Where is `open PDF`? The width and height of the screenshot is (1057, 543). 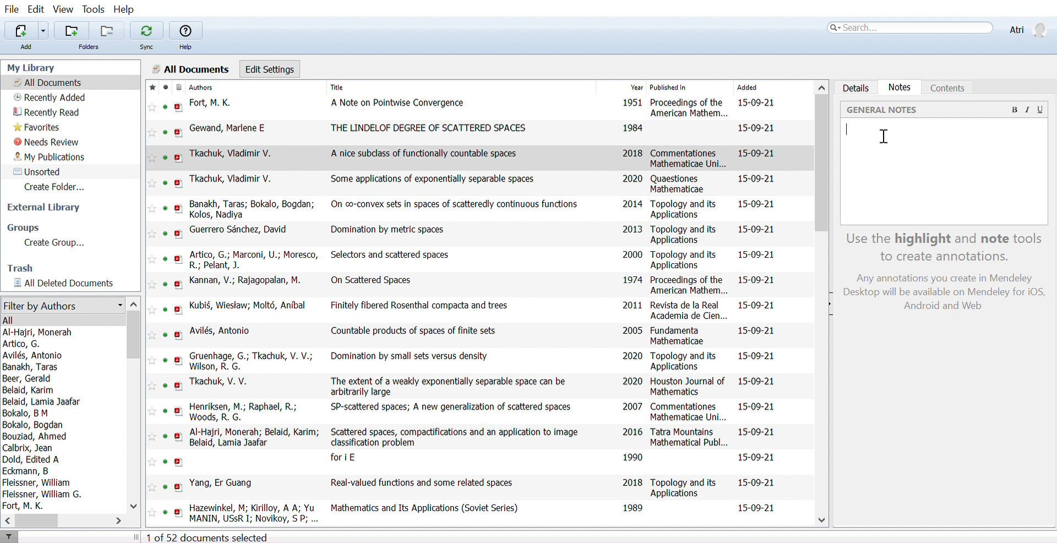 open PDF is located at coordinates (179, 437).